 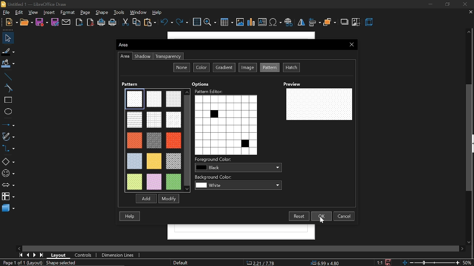 I want to click on align, so click(x=315, y=23).